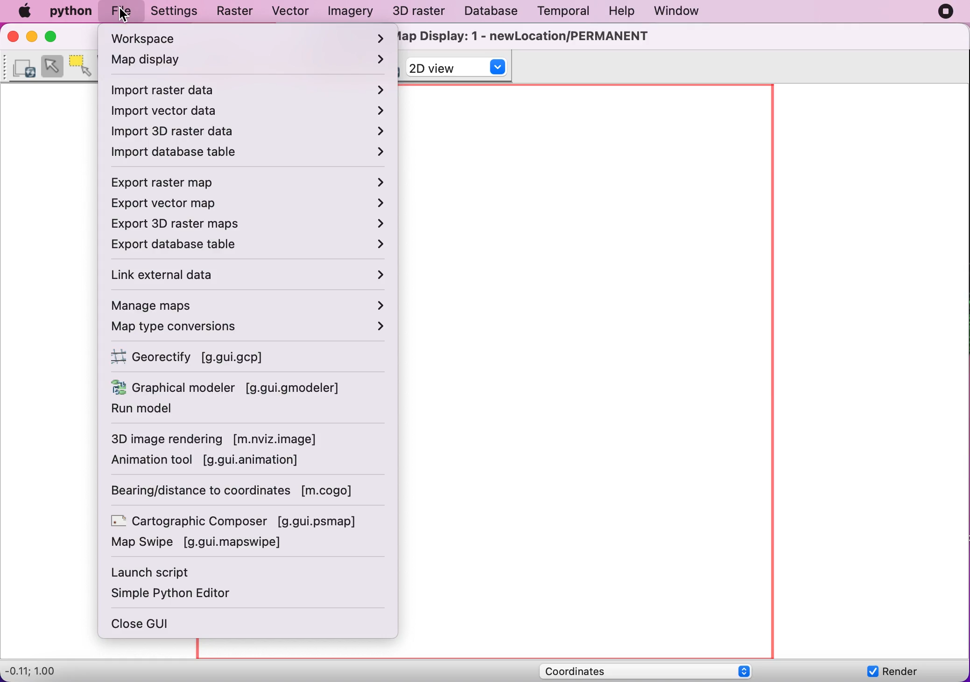 The height and width of the screenshot is (682, 970). What do you see at coordinates (248, 306) in the screenshot?
I see `manage maps` at bounding box center [248, 306].